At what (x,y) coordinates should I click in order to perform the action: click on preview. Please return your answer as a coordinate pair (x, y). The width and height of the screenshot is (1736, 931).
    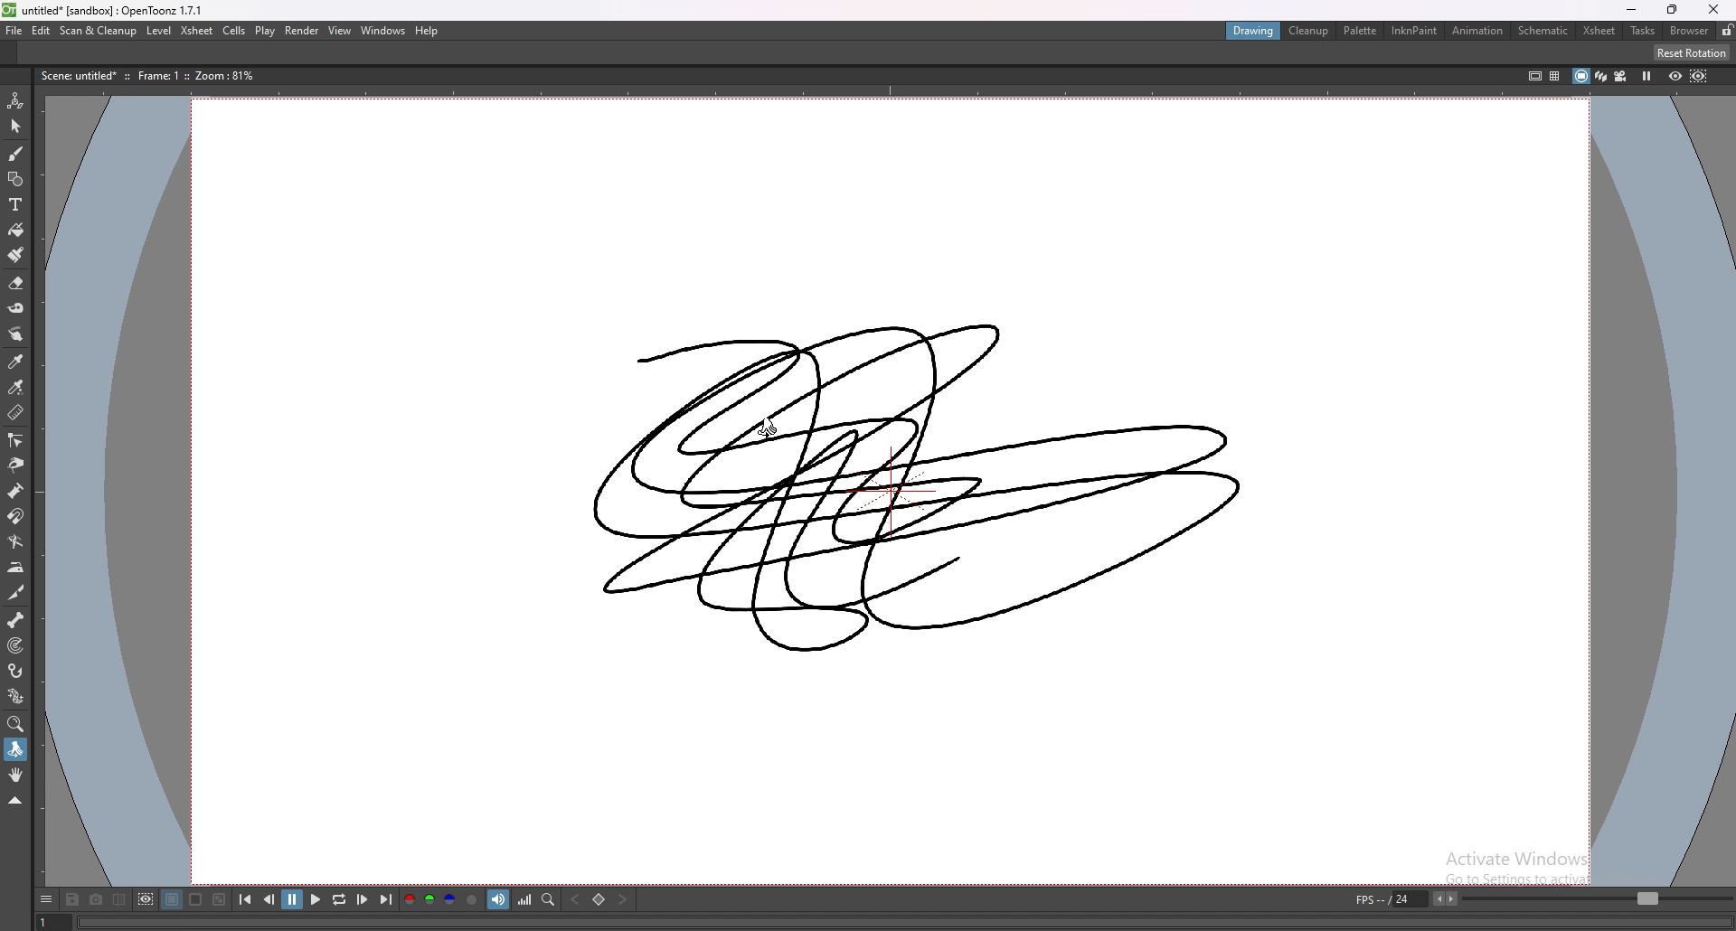
    Looking at the image, I should click on (1675, 76).